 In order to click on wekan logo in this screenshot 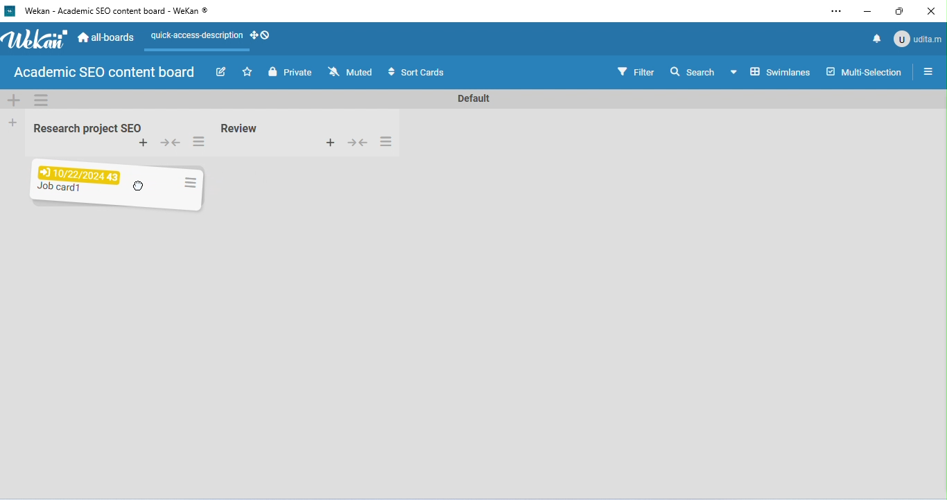, I will do `click(9, 12)`.